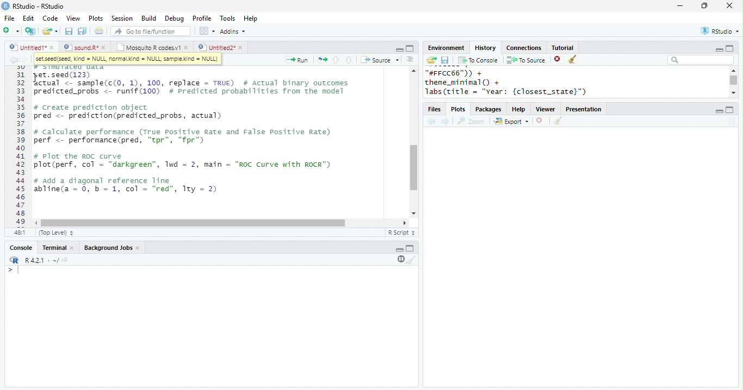 This screenshot has width=743, height=390. I want to click on R Script, so click(402, 232).